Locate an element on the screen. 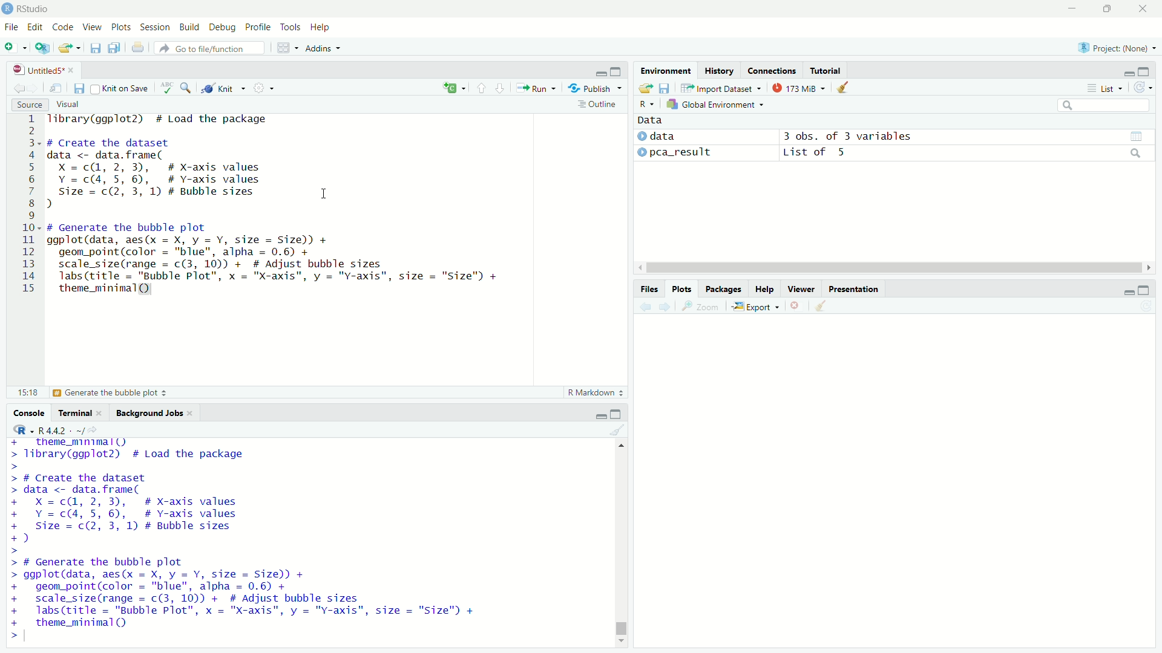 This screenshot has width=1162, height=653. data is located at coordinates (651, 120).